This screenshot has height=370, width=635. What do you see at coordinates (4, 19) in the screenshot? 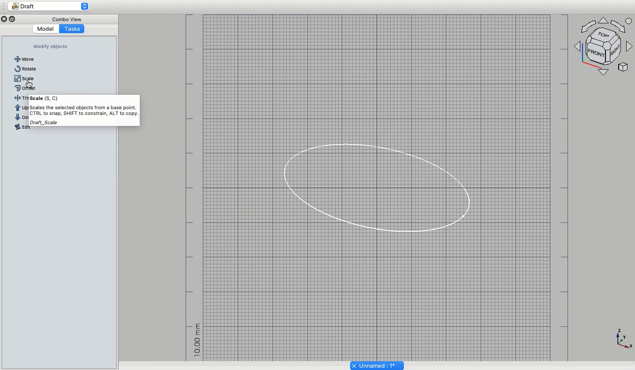
I see `close` at bounding box center [4, 19].